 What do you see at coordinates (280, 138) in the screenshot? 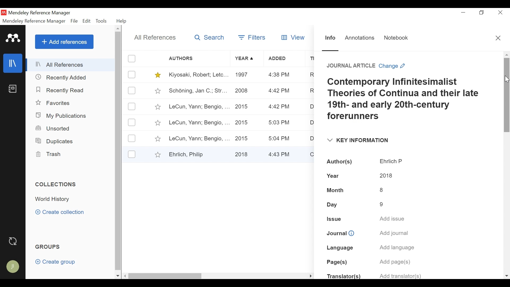
I see `5:04 PM` at bounding box center [280, 138].